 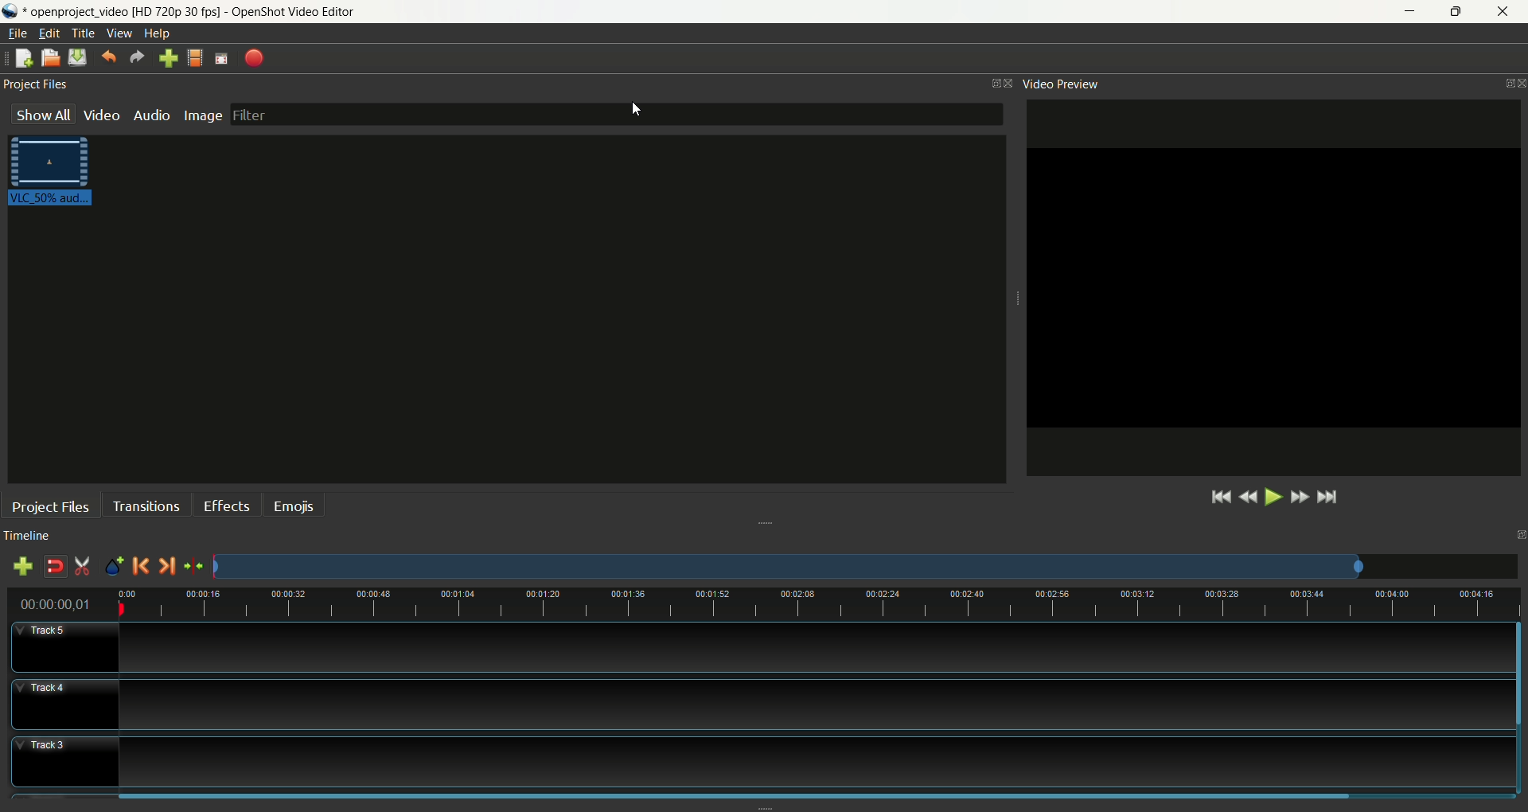 What do you see at coordinates (23, 566) in the screenshot?
I see `add track` at bounding box center [23, 566].